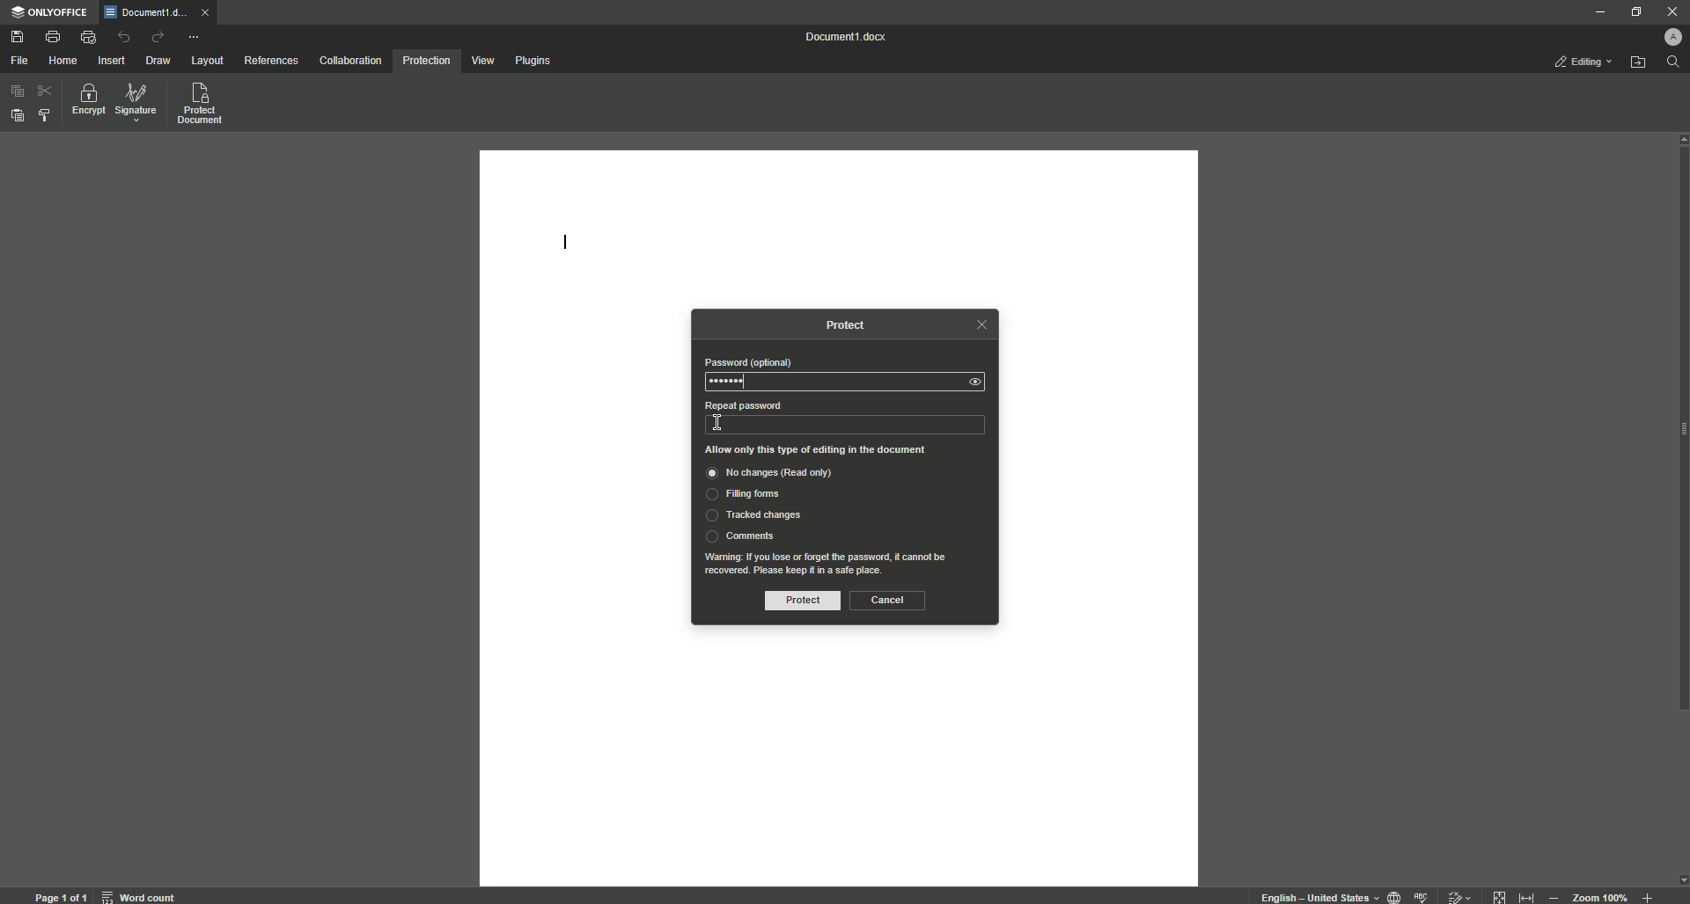 Image resolution: width=1690 pixels, height=904 pixels. I want to click on Print, so click(53, 35).